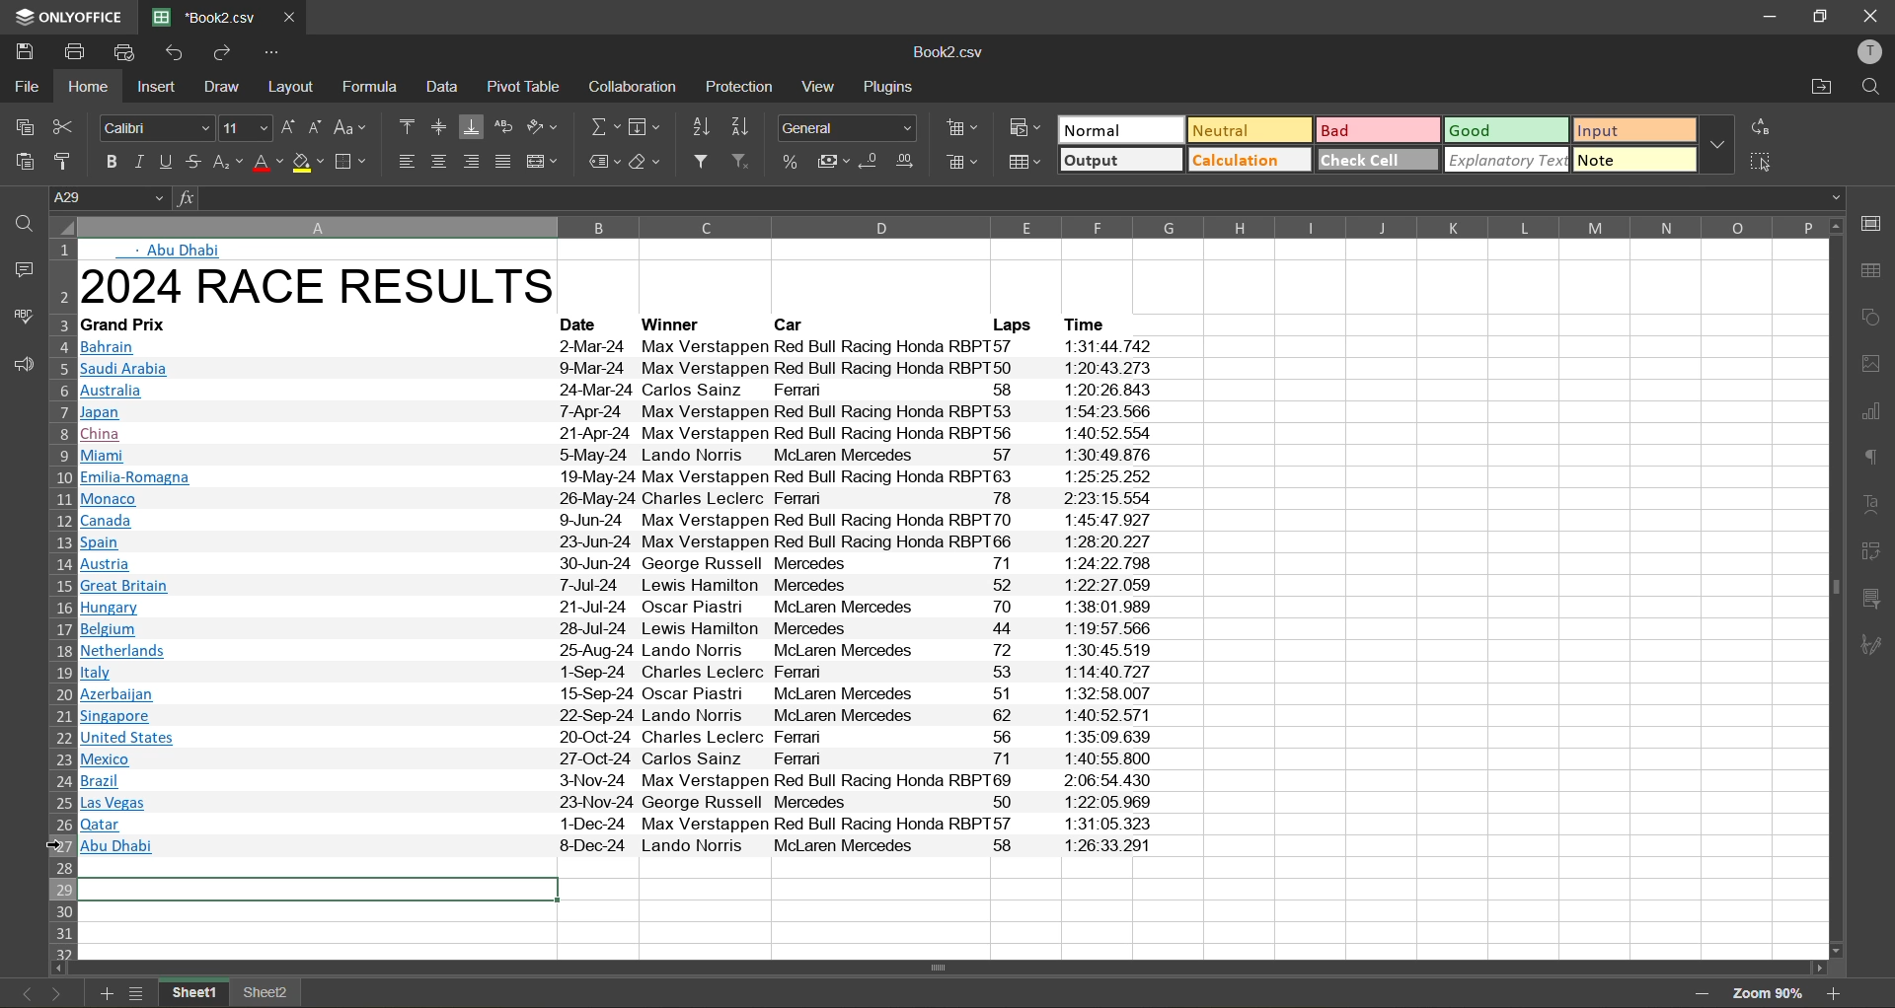 The image size is (1895, 1008). What do you see at coordinates (56, 847) in the screenshot?
I see `cursor` at bounding box center [56, 847].